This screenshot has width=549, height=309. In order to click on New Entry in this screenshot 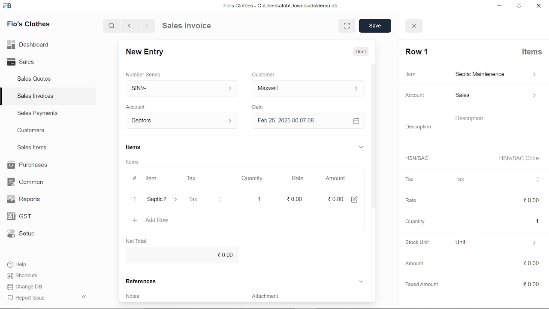, I will do `click(150, 53)`.